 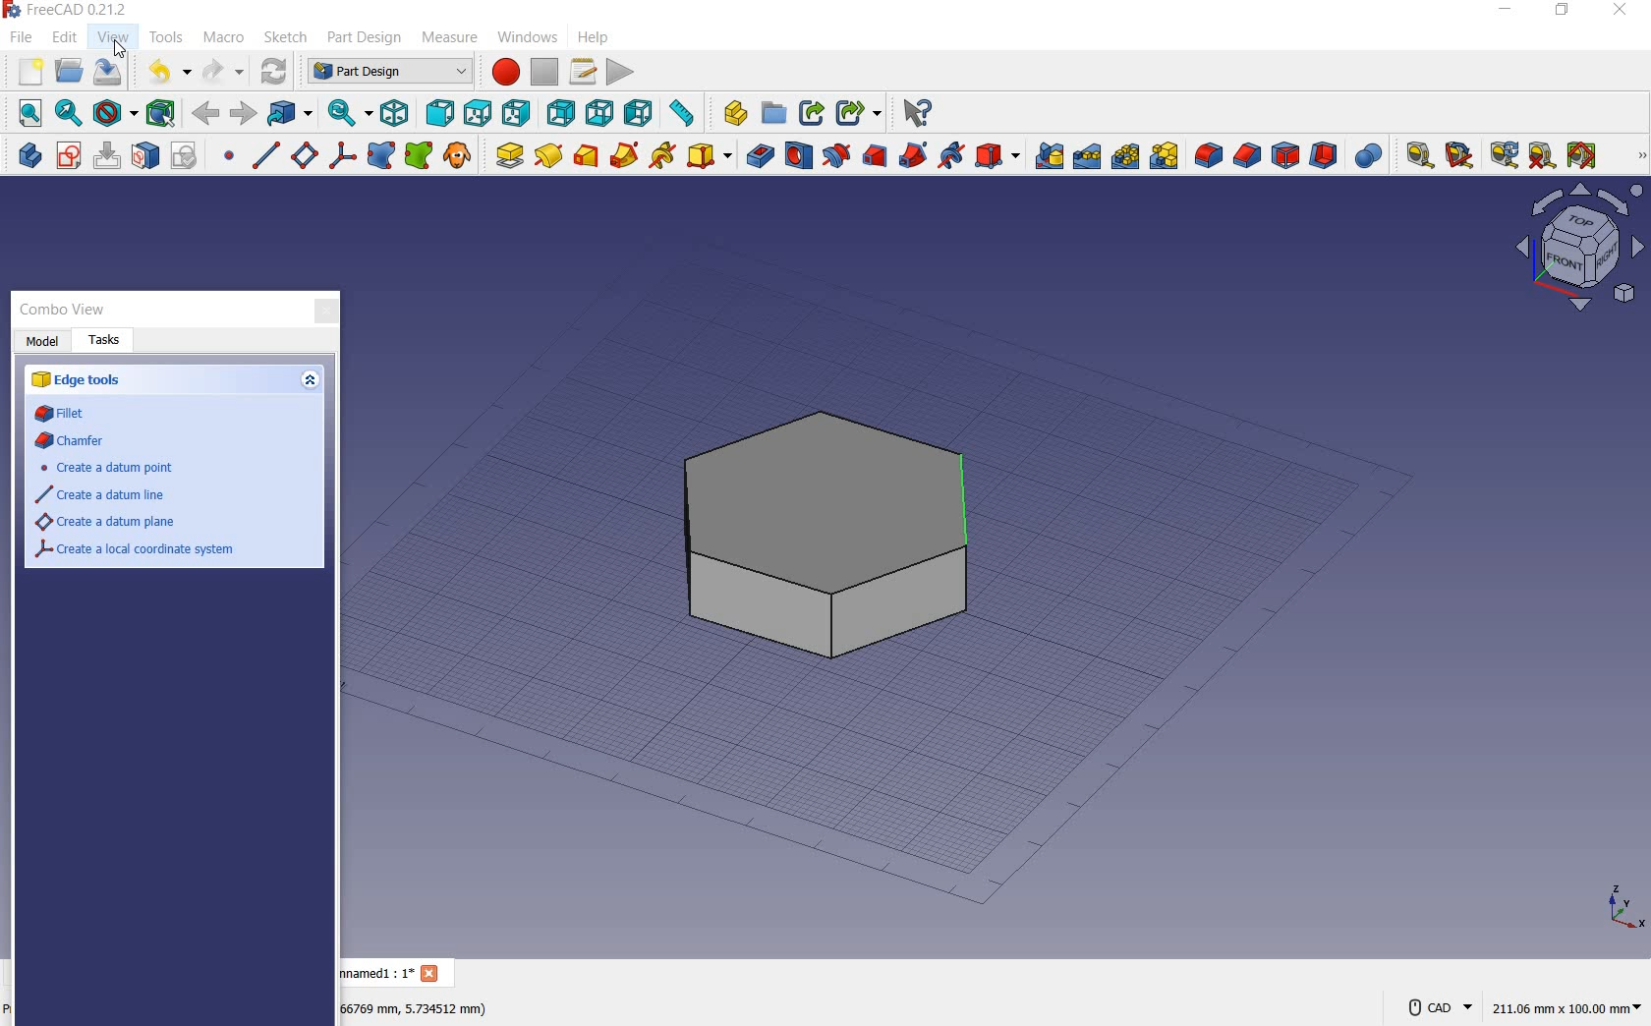 What do you see at coordinates (284, 37) in the screenshot?
I see `sketch` at bounding box center [284, 37].